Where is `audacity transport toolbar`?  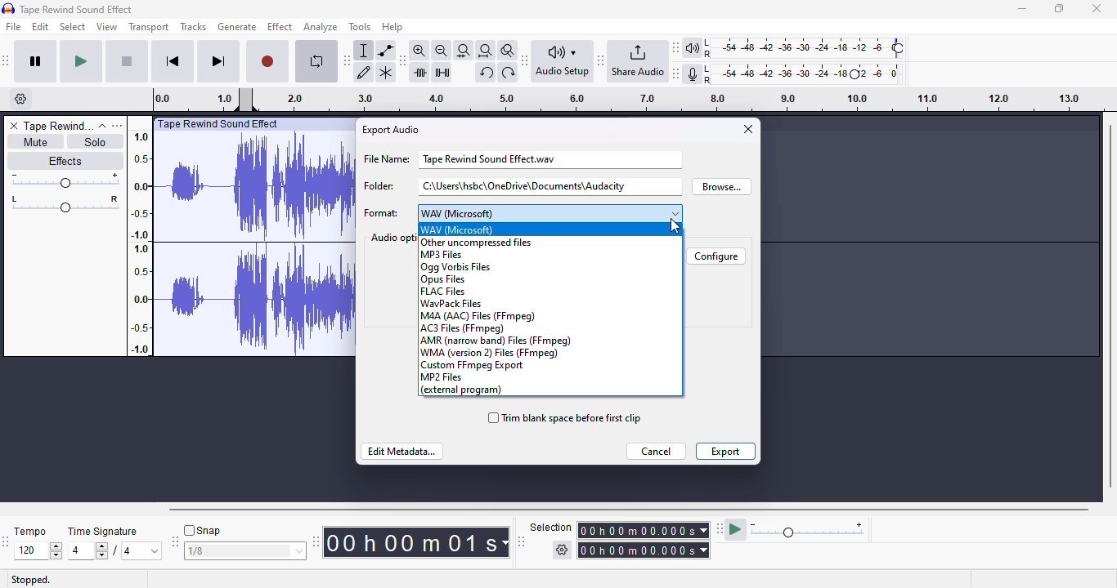 audacity transport toolbar is located at coordinates (7, 60).